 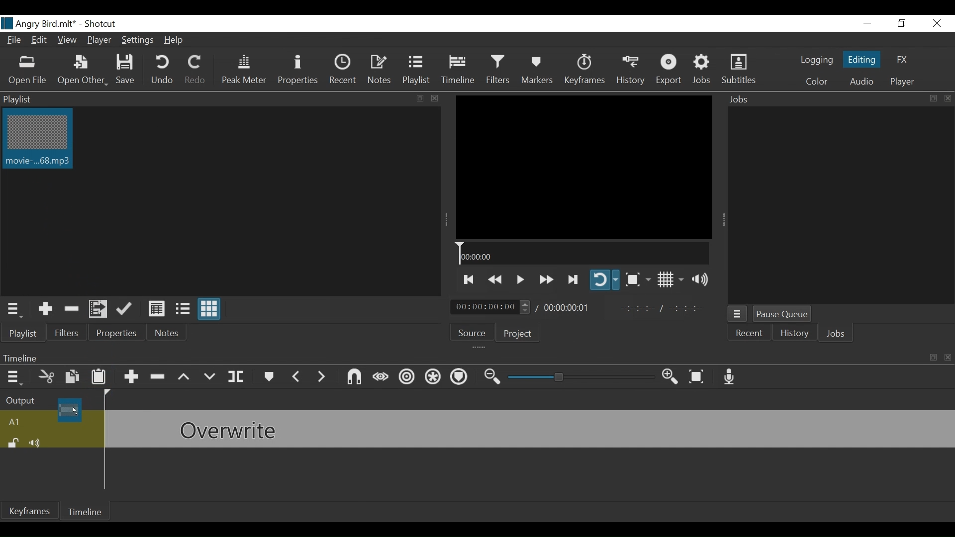 I want to click on Playlist menu, so click(x=17, y=309).